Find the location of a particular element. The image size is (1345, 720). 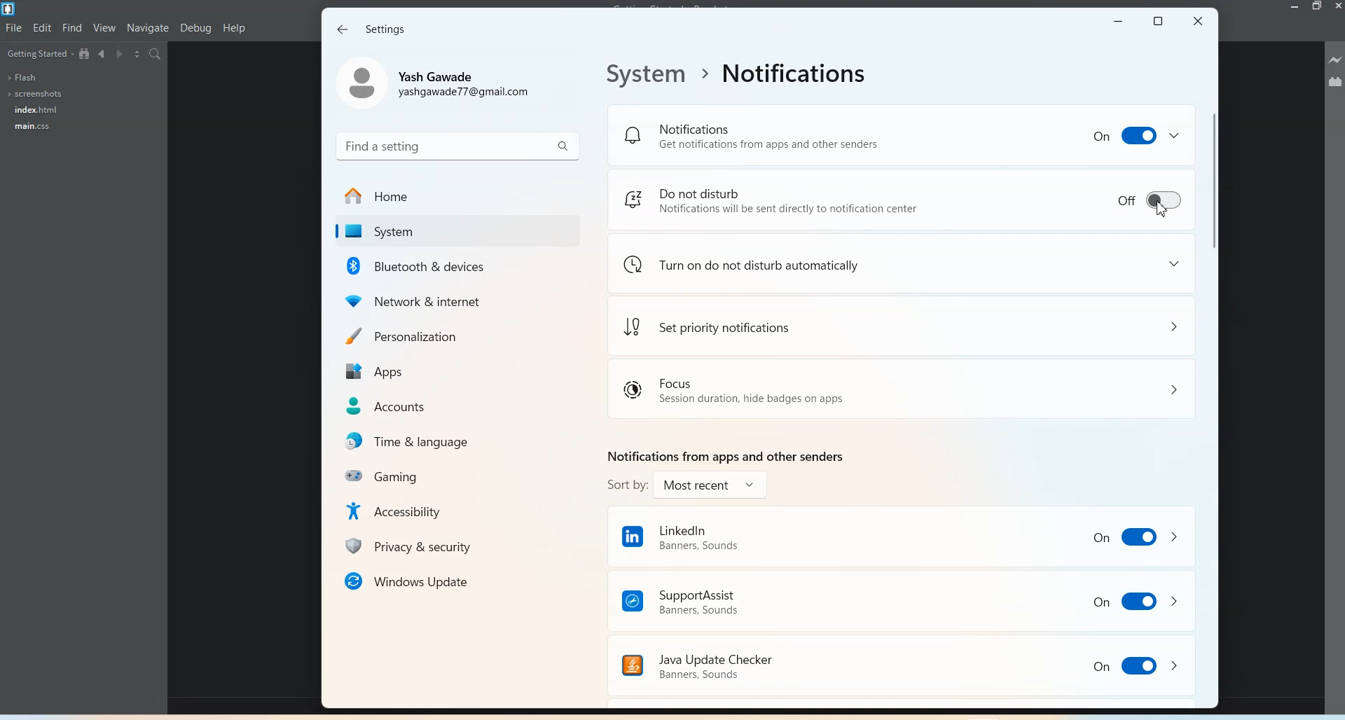

Time & languages is located at coordinates (453, 441).